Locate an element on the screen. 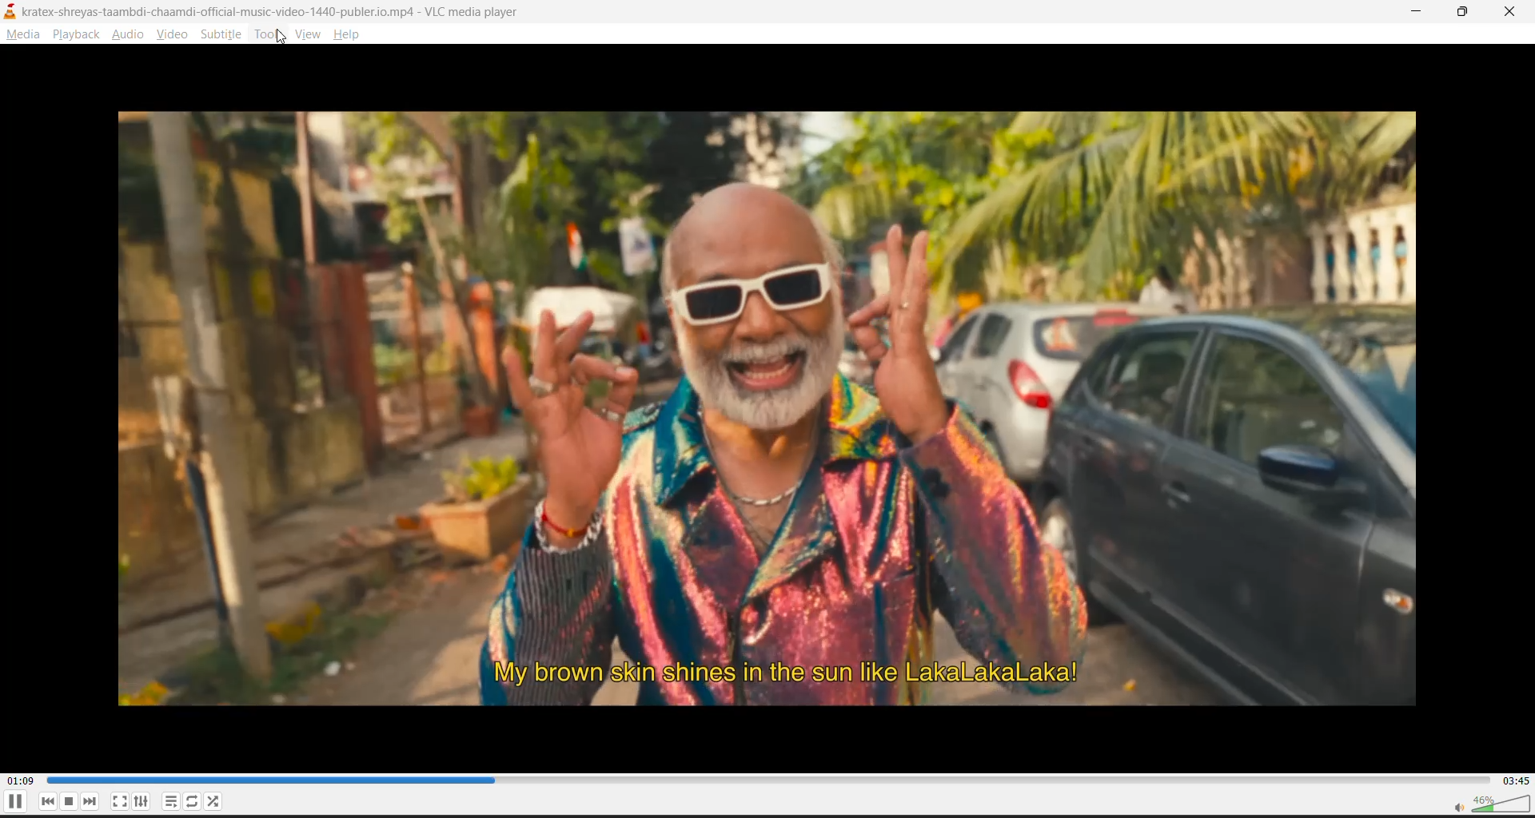 The height and width of the screenshot is (818, 1535). cursor is located at coordinates (281, 42).